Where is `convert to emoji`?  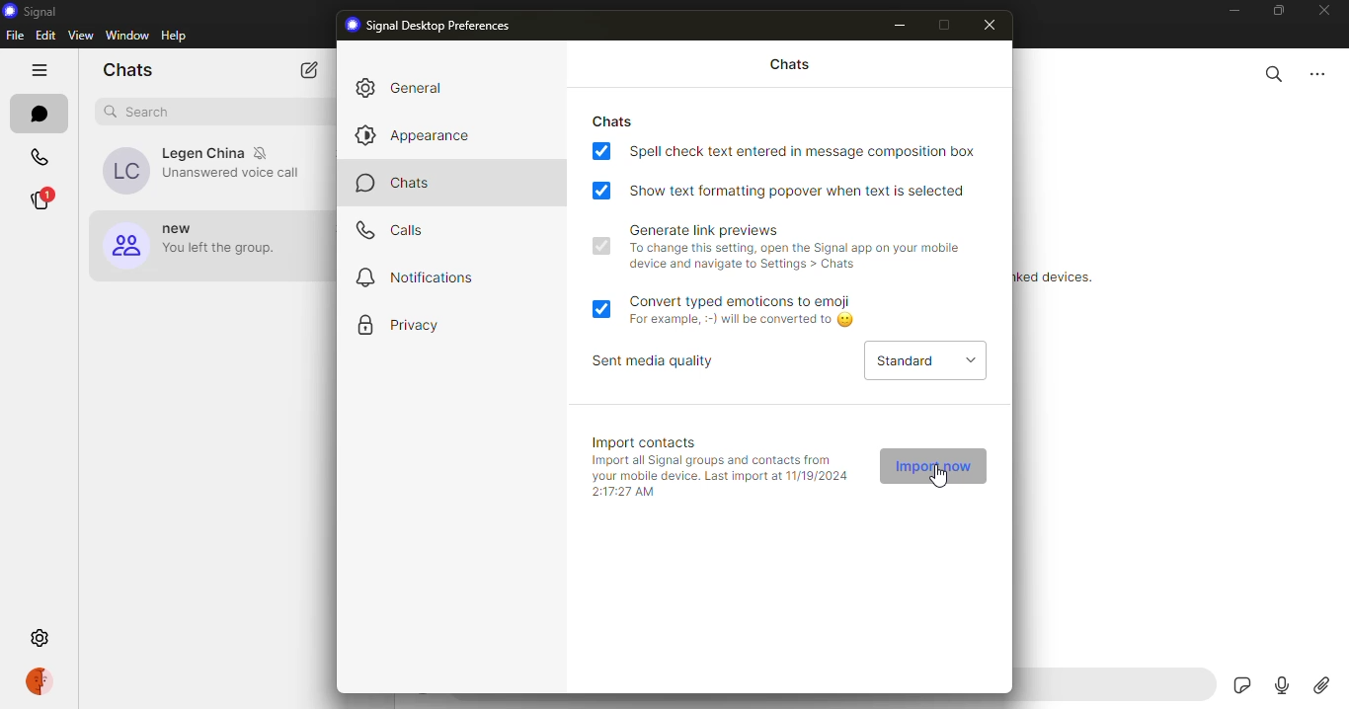
convert to emoji is located at coordinates (748, 302).